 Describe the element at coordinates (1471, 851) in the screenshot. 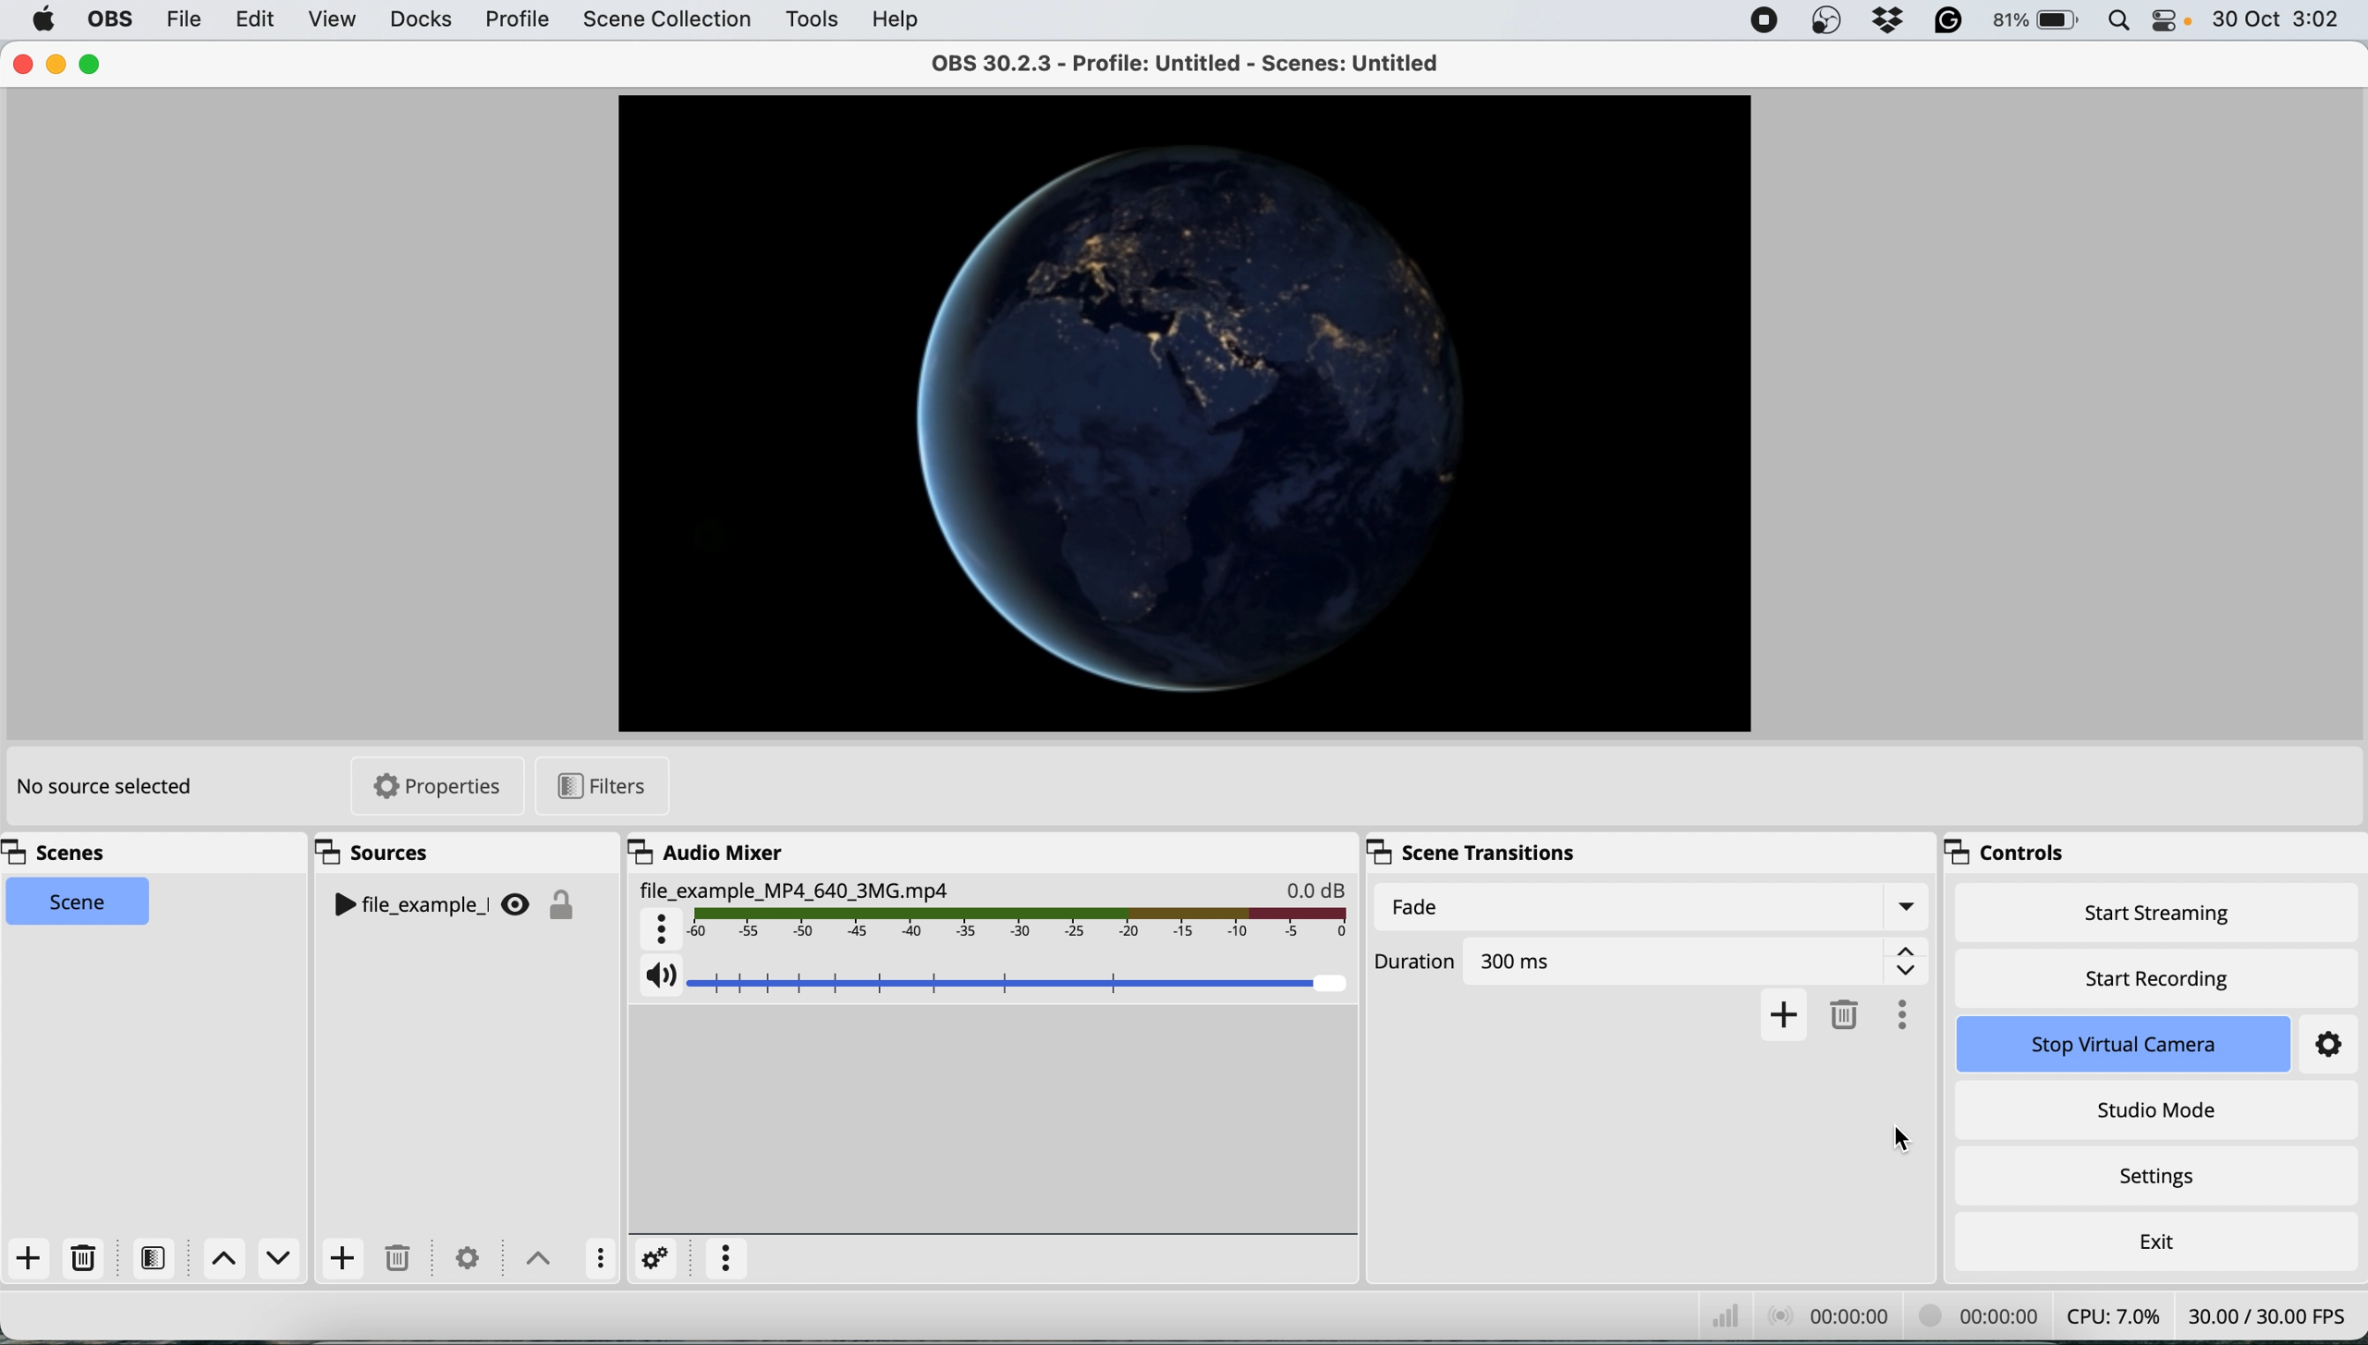

I see `scene transitions` at that location.